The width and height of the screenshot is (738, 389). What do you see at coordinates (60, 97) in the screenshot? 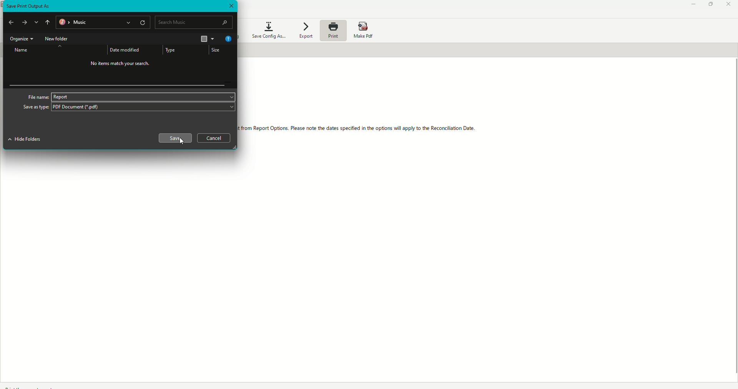
I see `Report` at bounding box center [60, 97].